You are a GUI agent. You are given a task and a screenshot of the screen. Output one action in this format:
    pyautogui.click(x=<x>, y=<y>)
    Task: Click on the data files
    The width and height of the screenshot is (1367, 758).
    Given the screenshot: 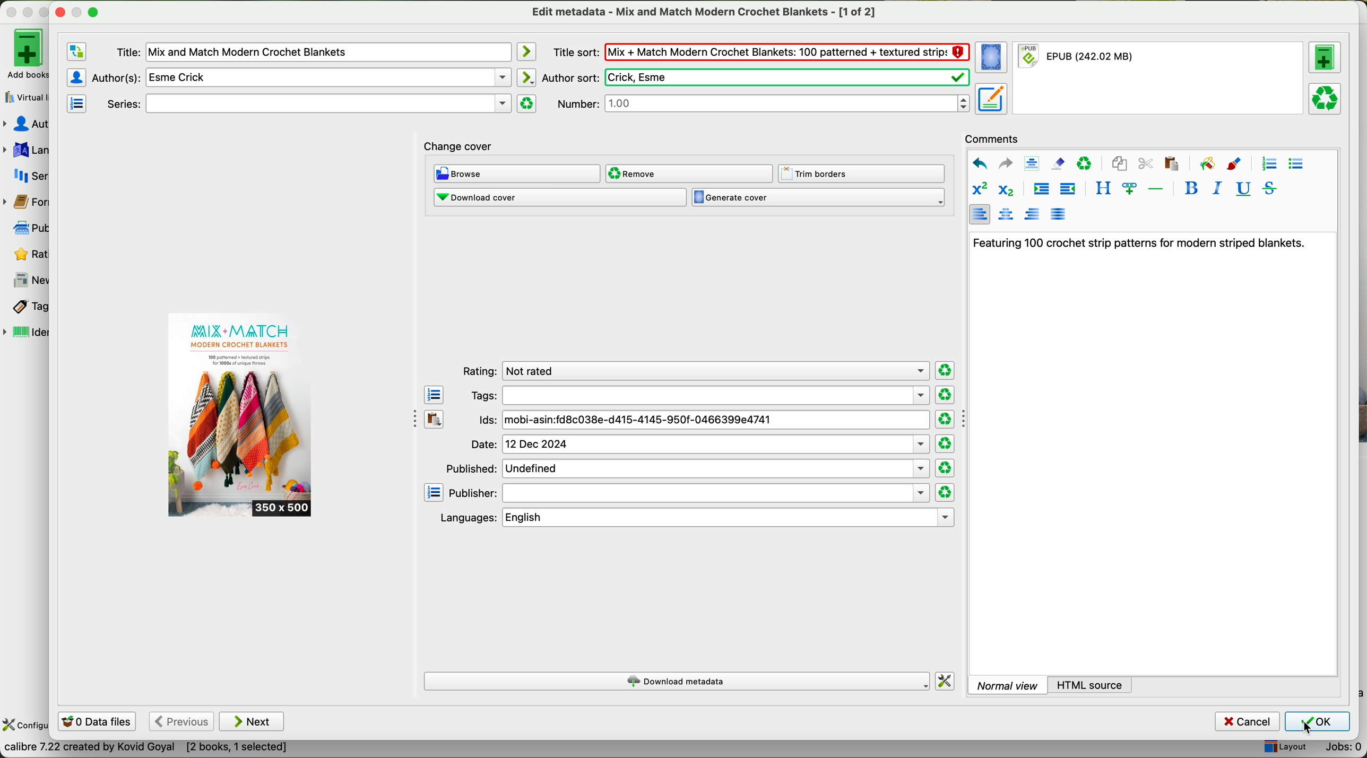 What is the action you would take?
    pyautogui.click(x=95, y=722)
    